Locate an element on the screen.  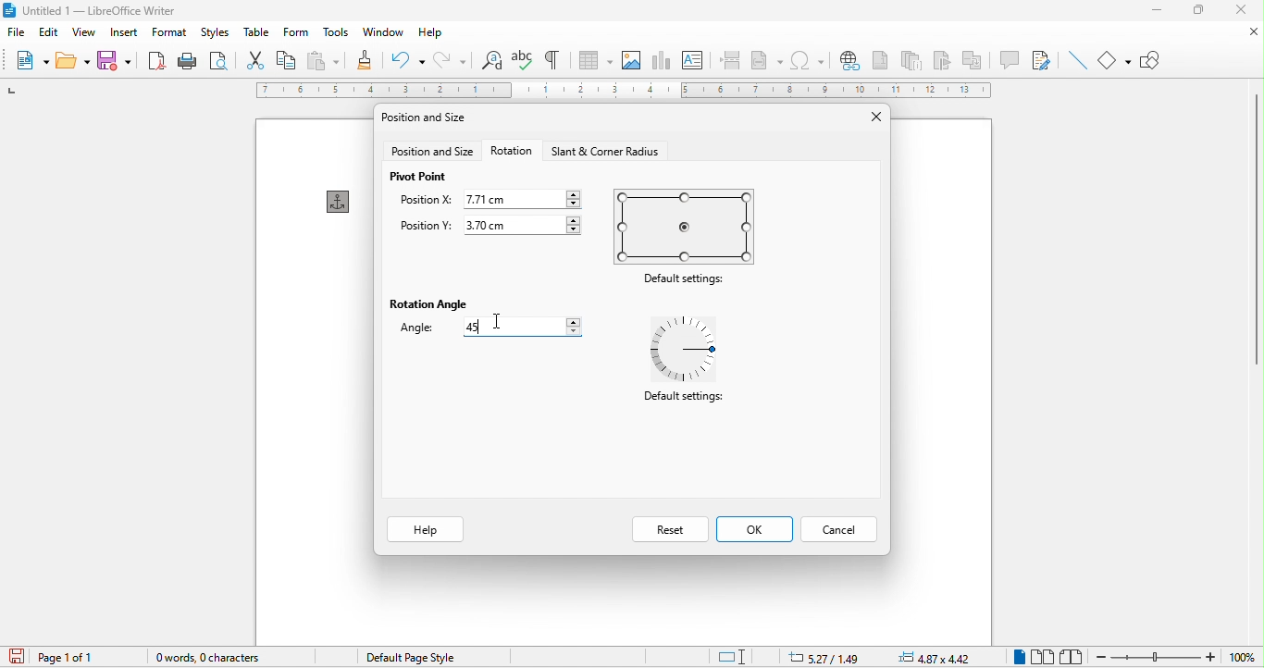
show draw function is located at coordinates (1152, 57).